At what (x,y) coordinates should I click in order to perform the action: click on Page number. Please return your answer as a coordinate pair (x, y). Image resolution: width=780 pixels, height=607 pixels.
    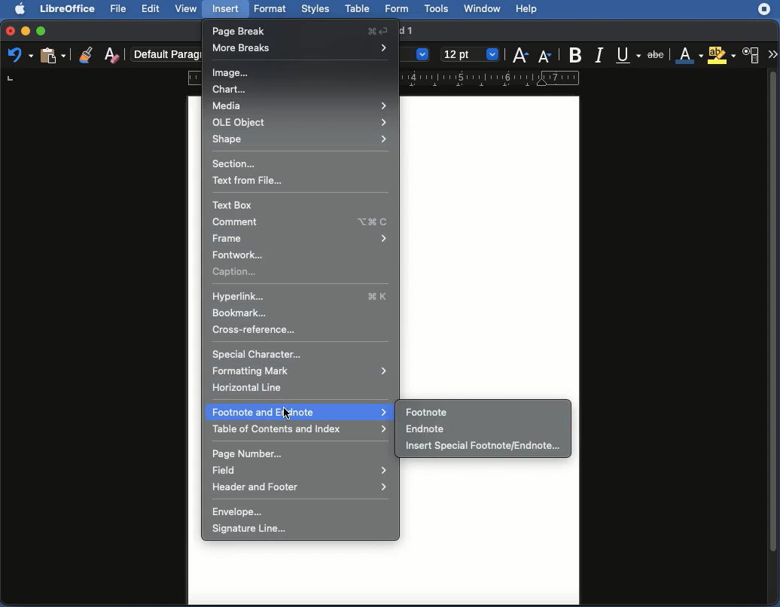
    Looking at the image, I should click on (254, 454).